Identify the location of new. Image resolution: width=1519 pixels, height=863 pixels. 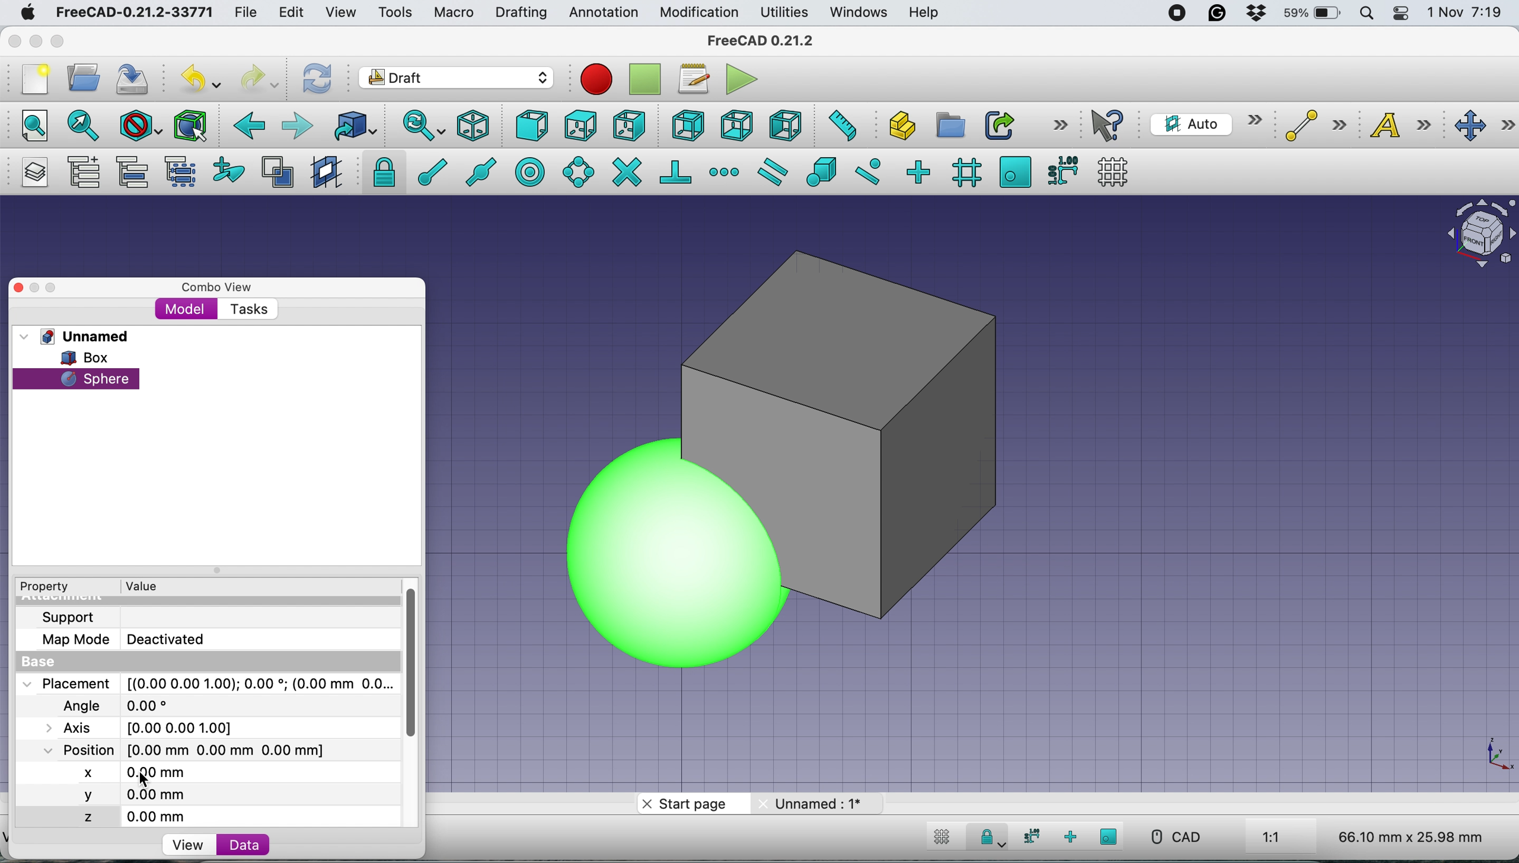
(31, 79).